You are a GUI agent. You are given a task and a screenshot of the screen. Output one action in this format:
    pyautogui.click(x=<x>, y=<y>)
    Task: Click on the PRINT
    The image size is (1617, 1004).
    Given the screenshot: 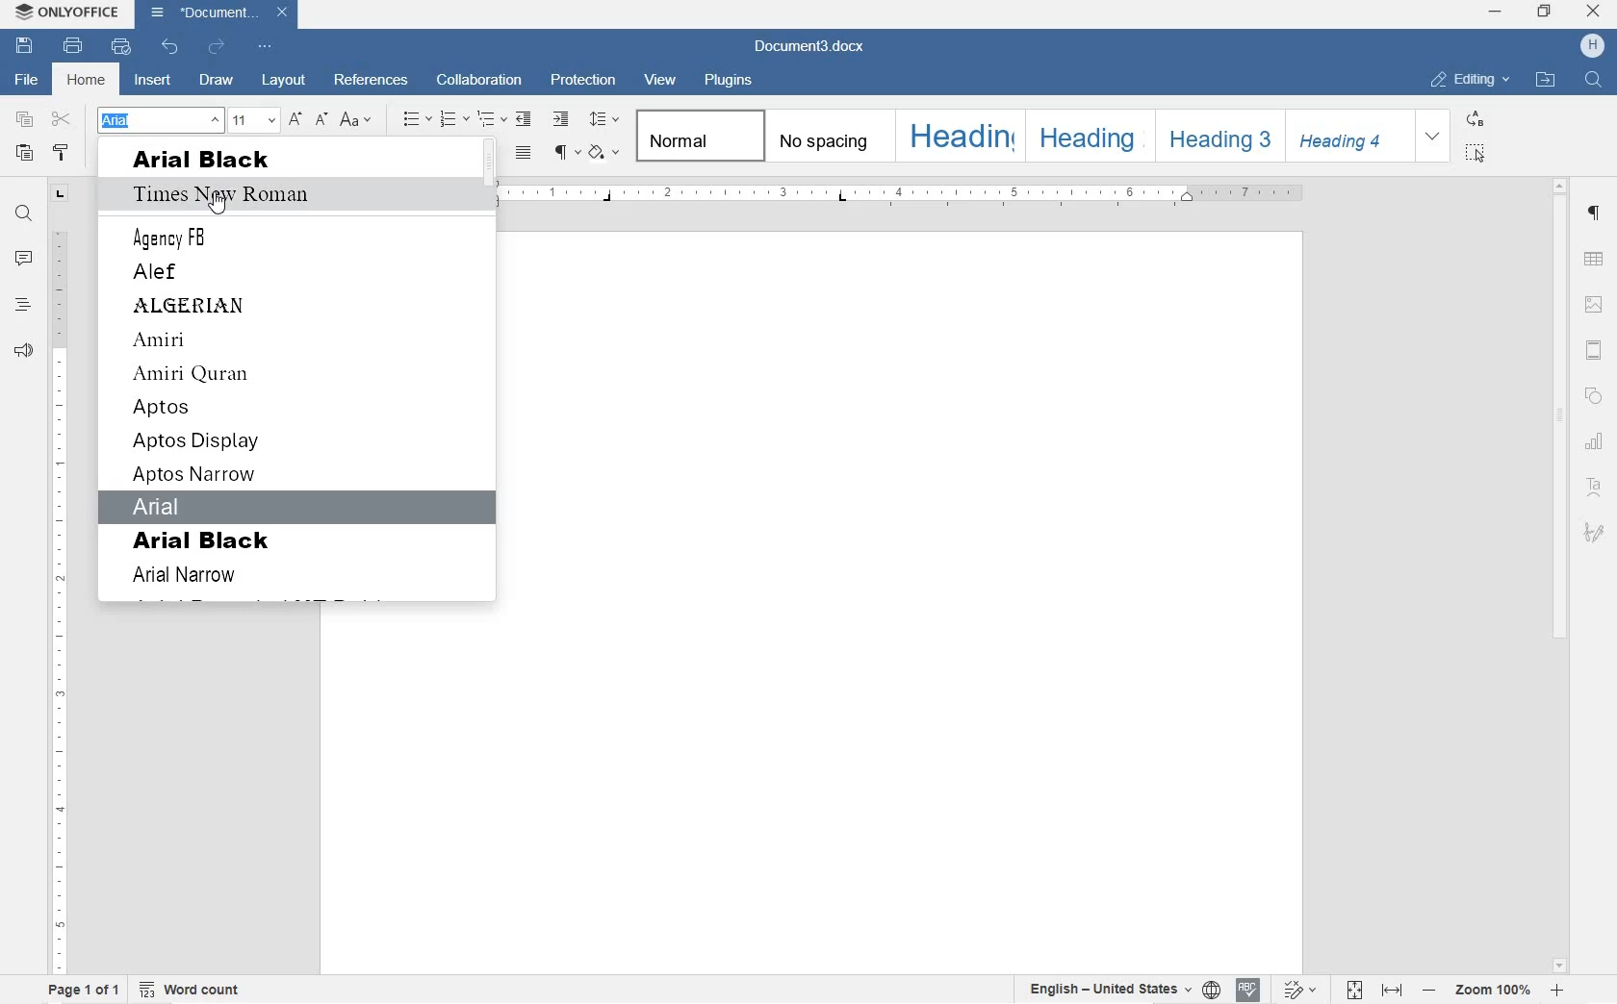 What is the action you would take?
    pyautogui.click(x=71, y=43)
    